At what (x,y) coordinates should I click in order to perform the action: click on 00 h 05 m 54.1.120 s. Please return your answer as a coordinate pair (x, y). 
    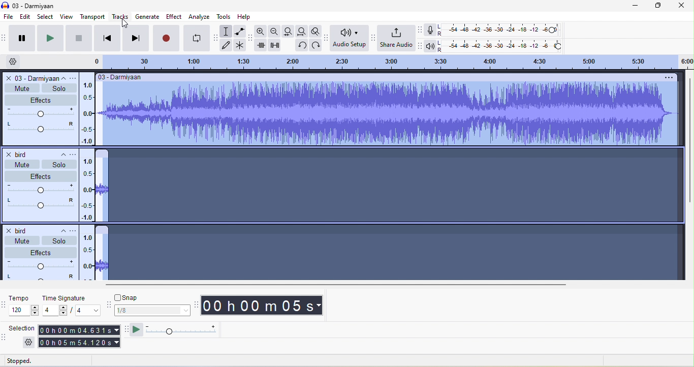
    Looking at the image, I should click on (78, 342).